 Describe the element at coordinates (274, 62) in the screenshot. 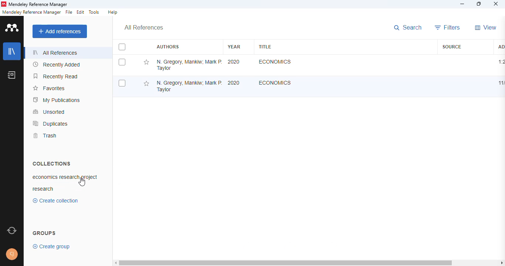

I see `Economics` at that location.